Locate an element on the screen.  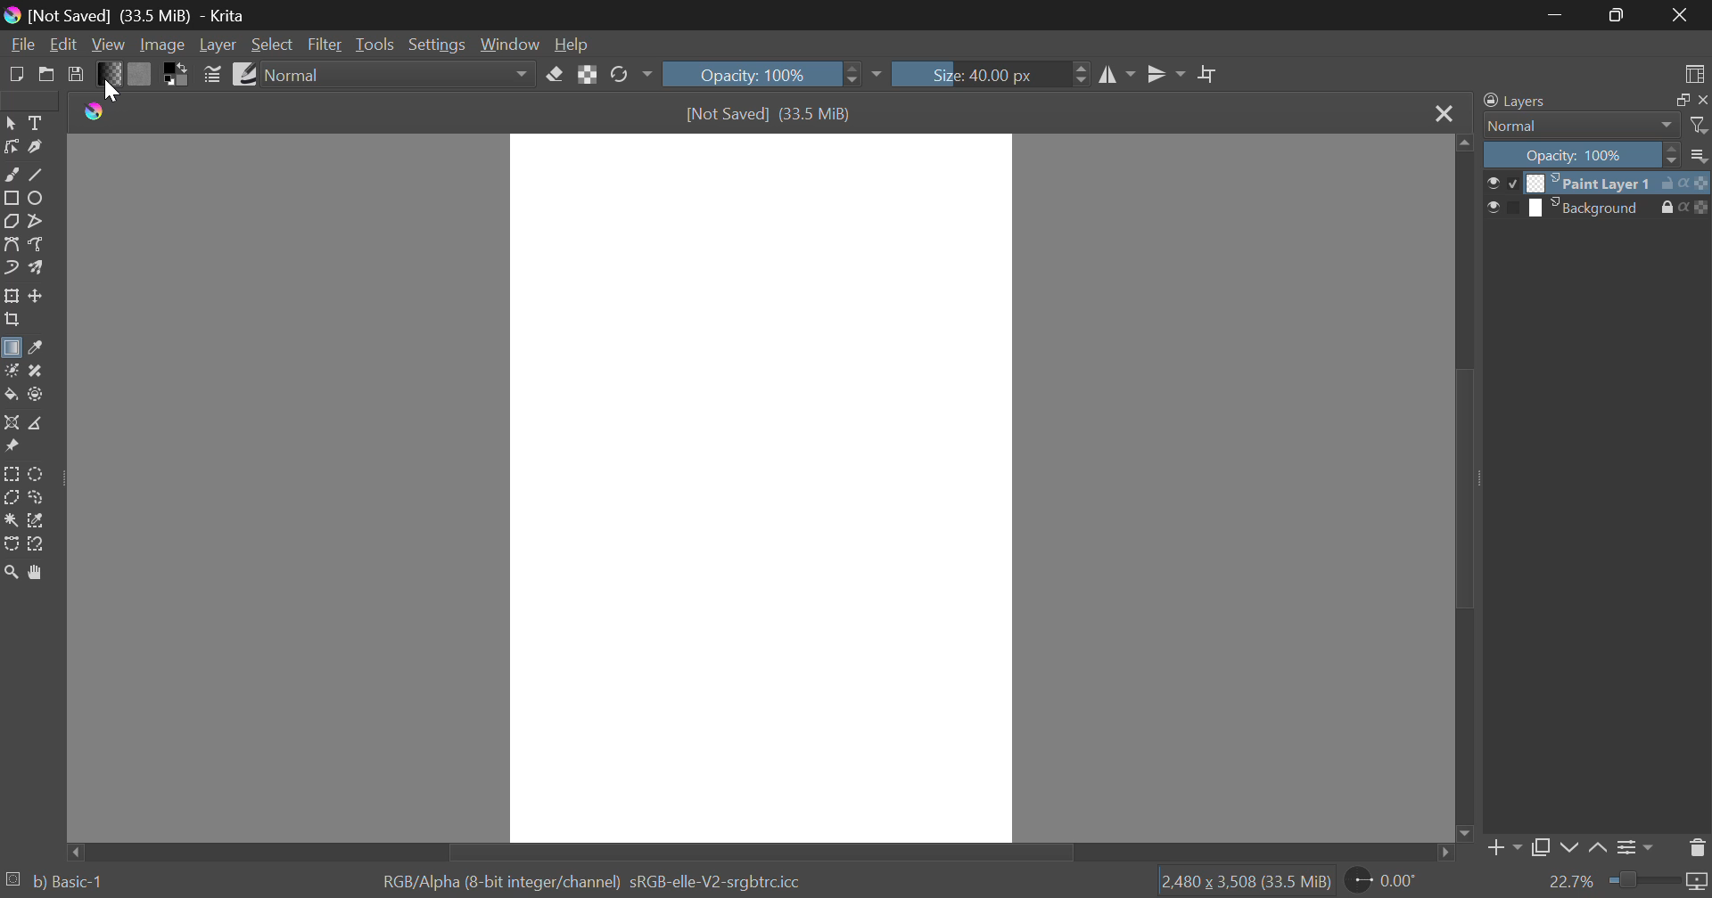
Background is located at coordinates (1593, 208).